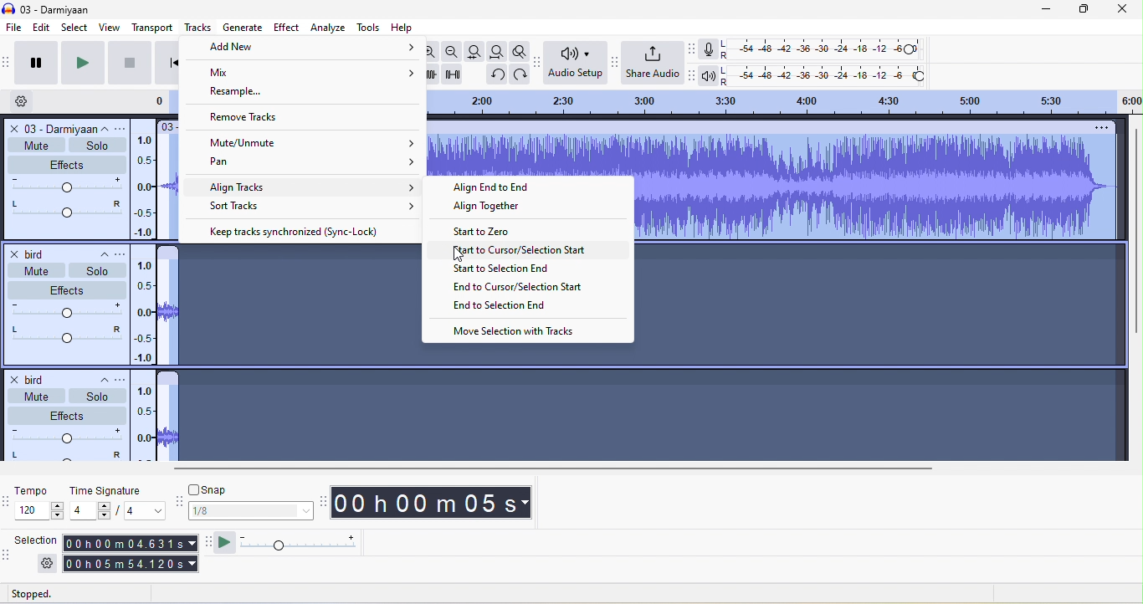  I want to click on effect, so click(65, 164).